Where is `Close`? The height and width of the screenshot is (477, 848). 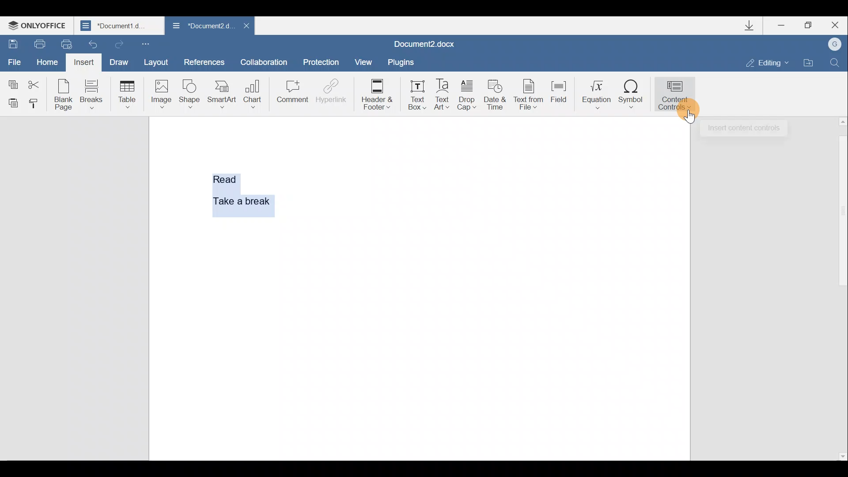
Close is located at coordinates (838, 25).